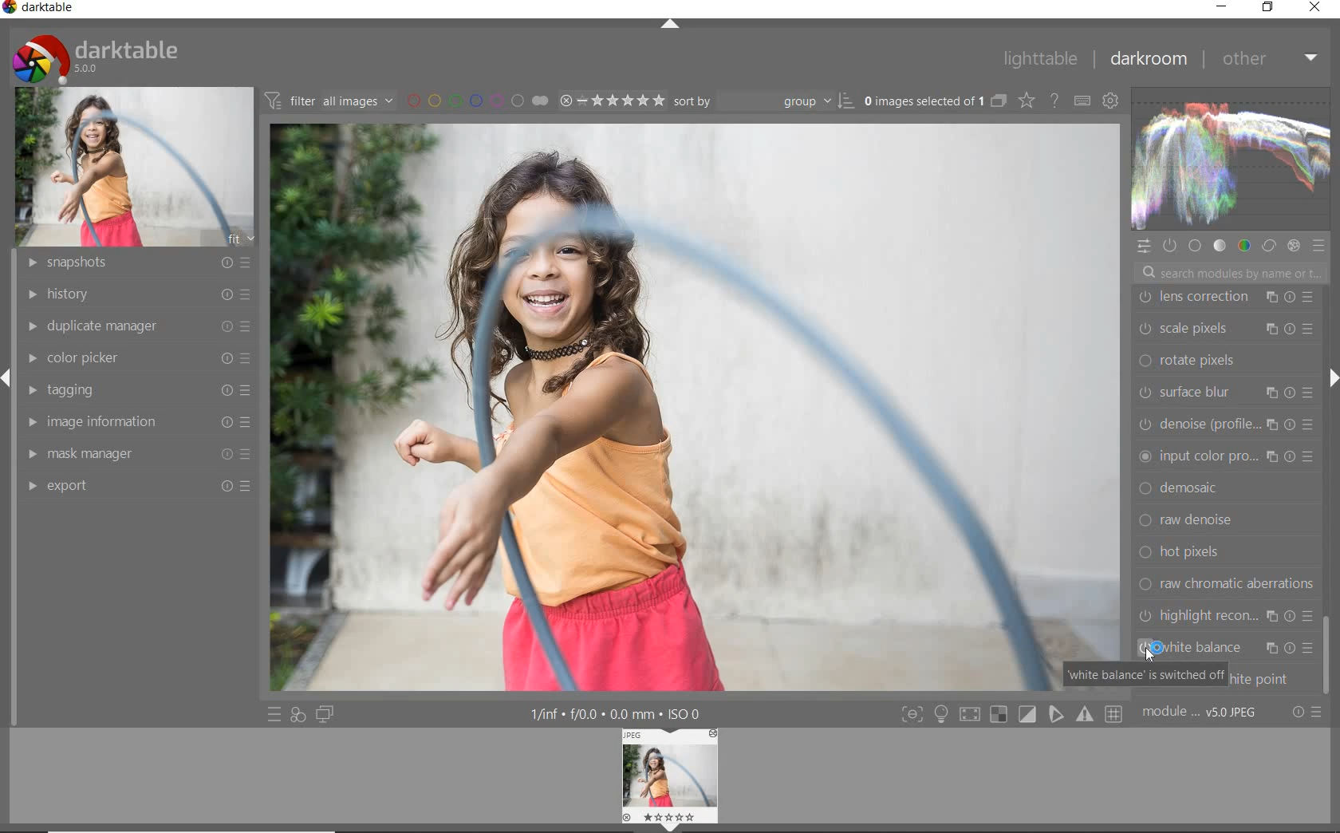 Image resolution: width=1340 pixels, height=833 pixels. I want to click on define keyboard shortcut, so click(1082, 101).